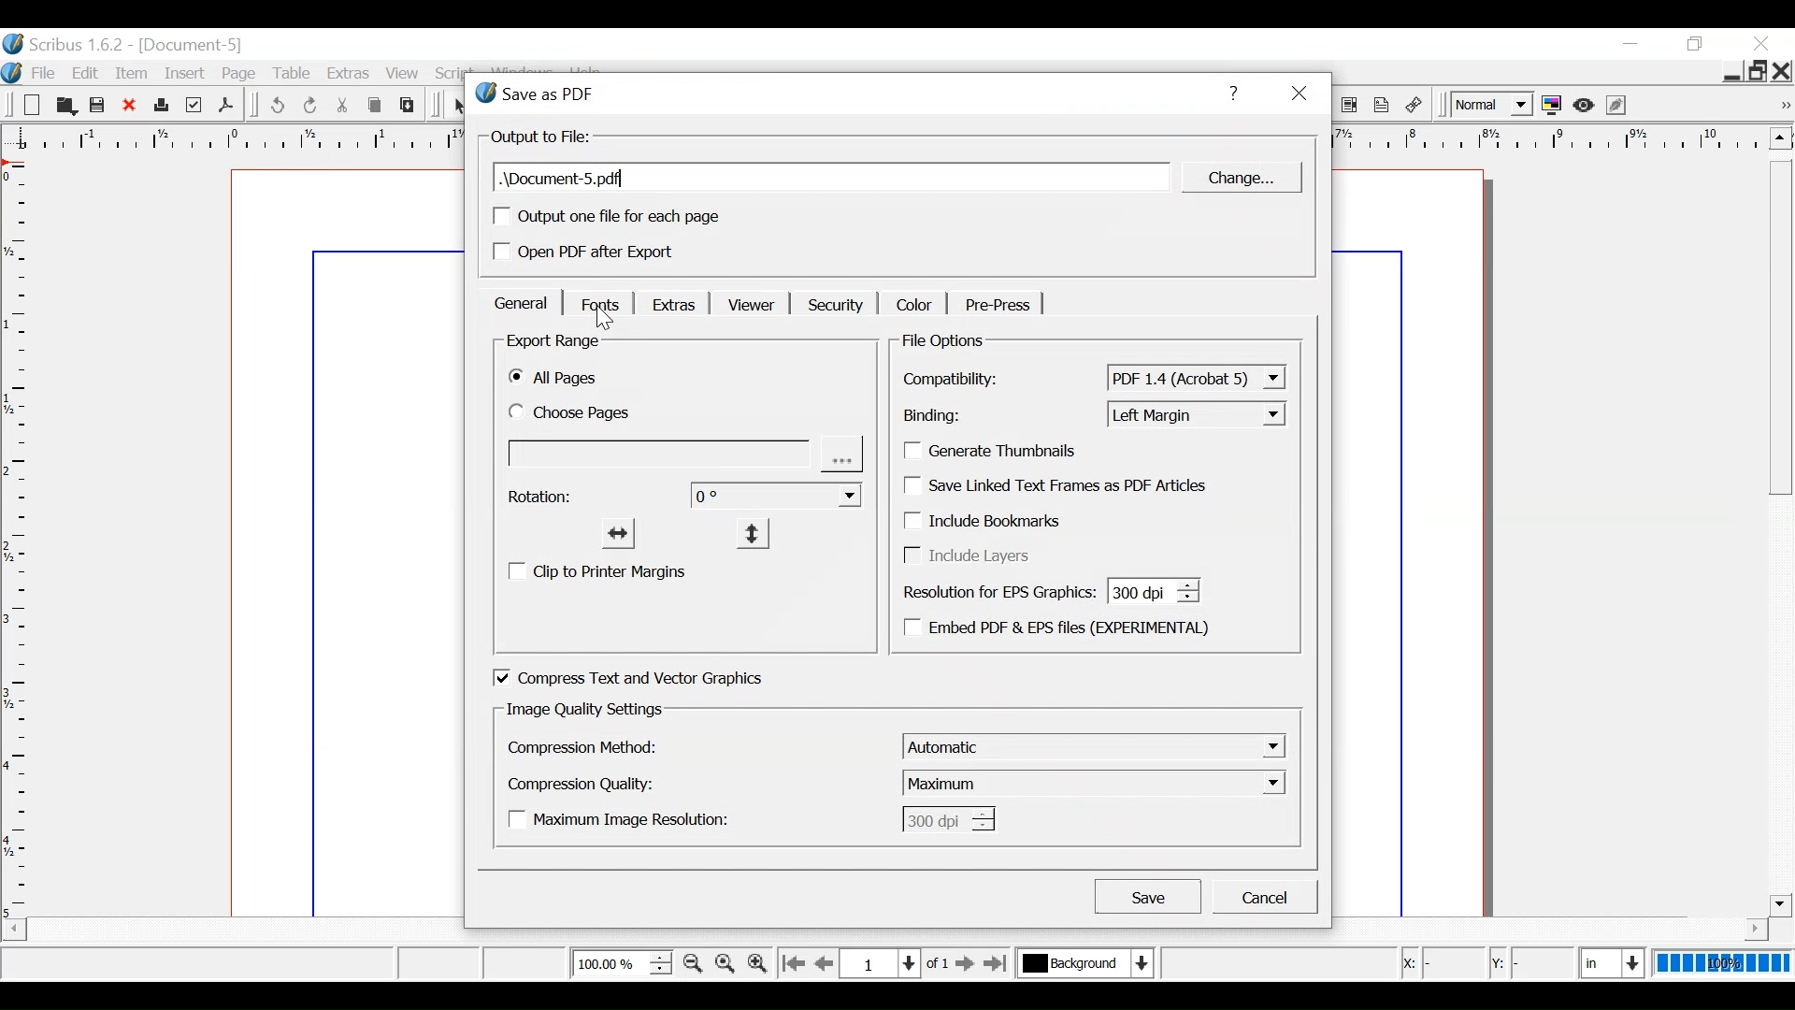  Describe the element at coordinates (899, 962) in the screenshot. I see `Current position` at that location.